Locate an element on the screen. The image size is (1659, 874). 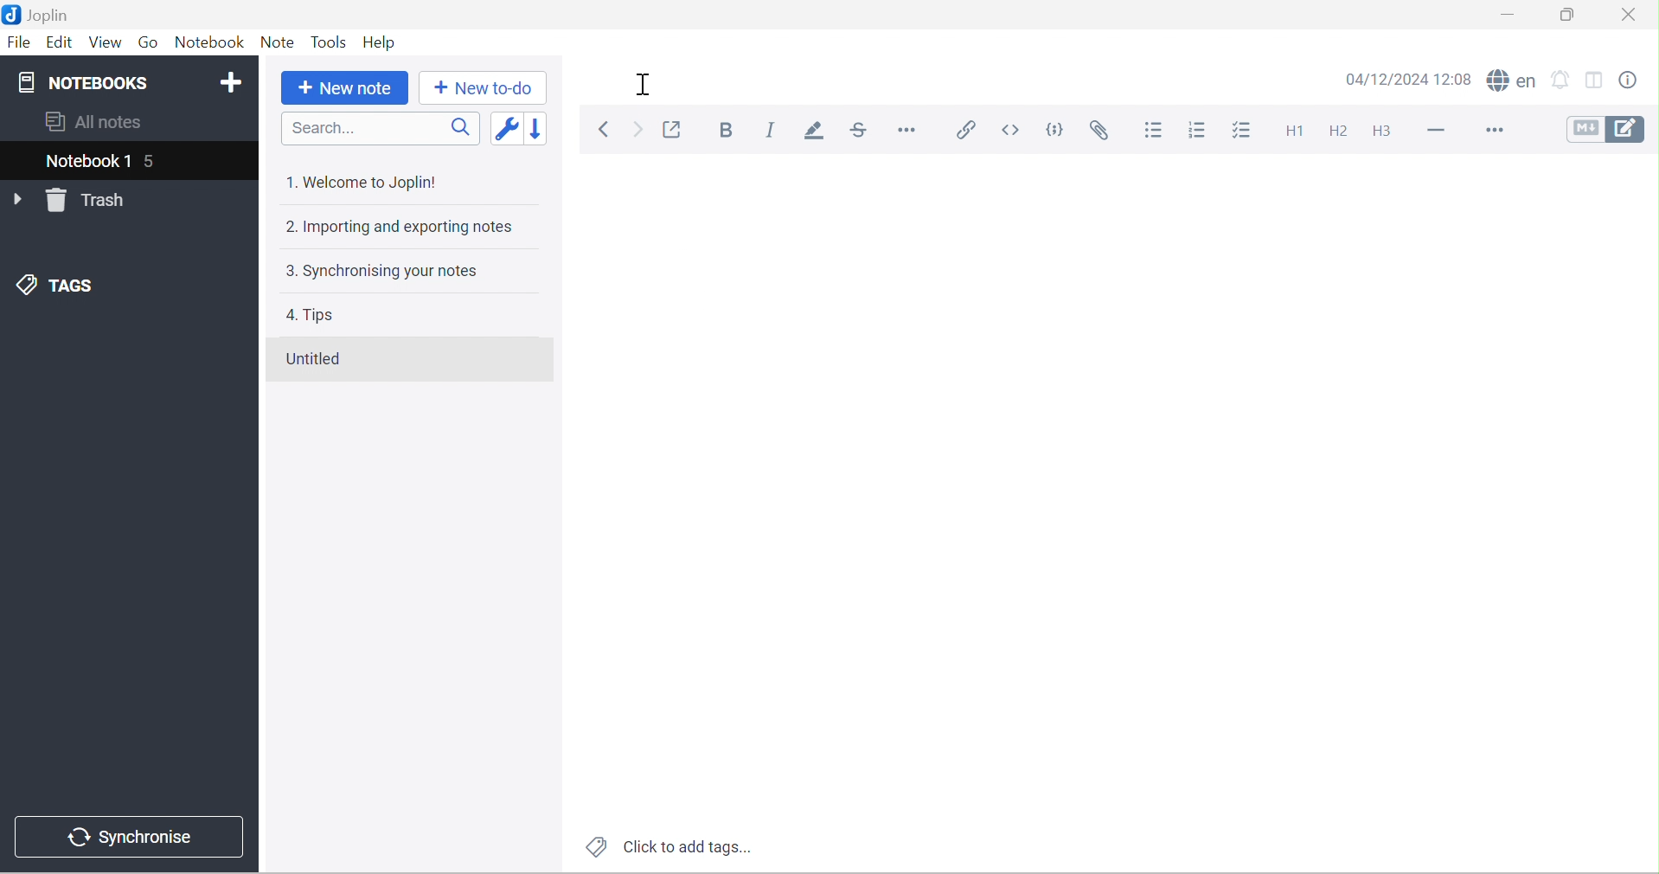
Heading 1 is located at coordinates (1292, 134).